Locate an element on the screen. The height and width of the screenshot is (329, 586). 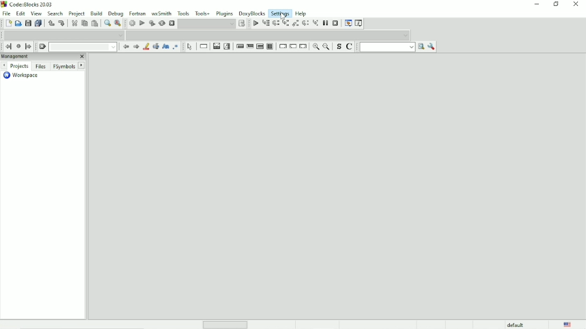
Paste is located at coordinates (94, 23).